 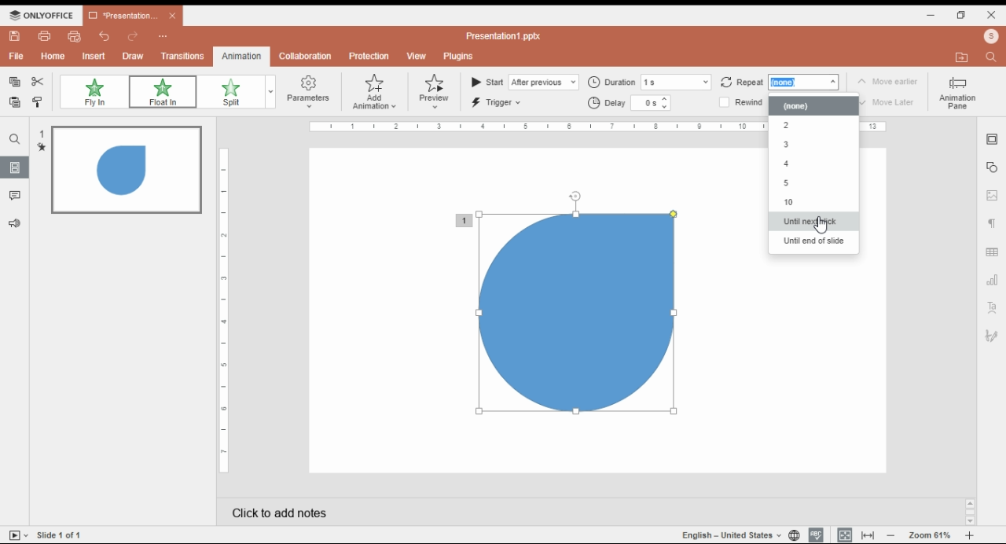 What do you see at coordinates (19, 535) in the screenshot?
I see `start slide show` at bounding box center [19, 535].